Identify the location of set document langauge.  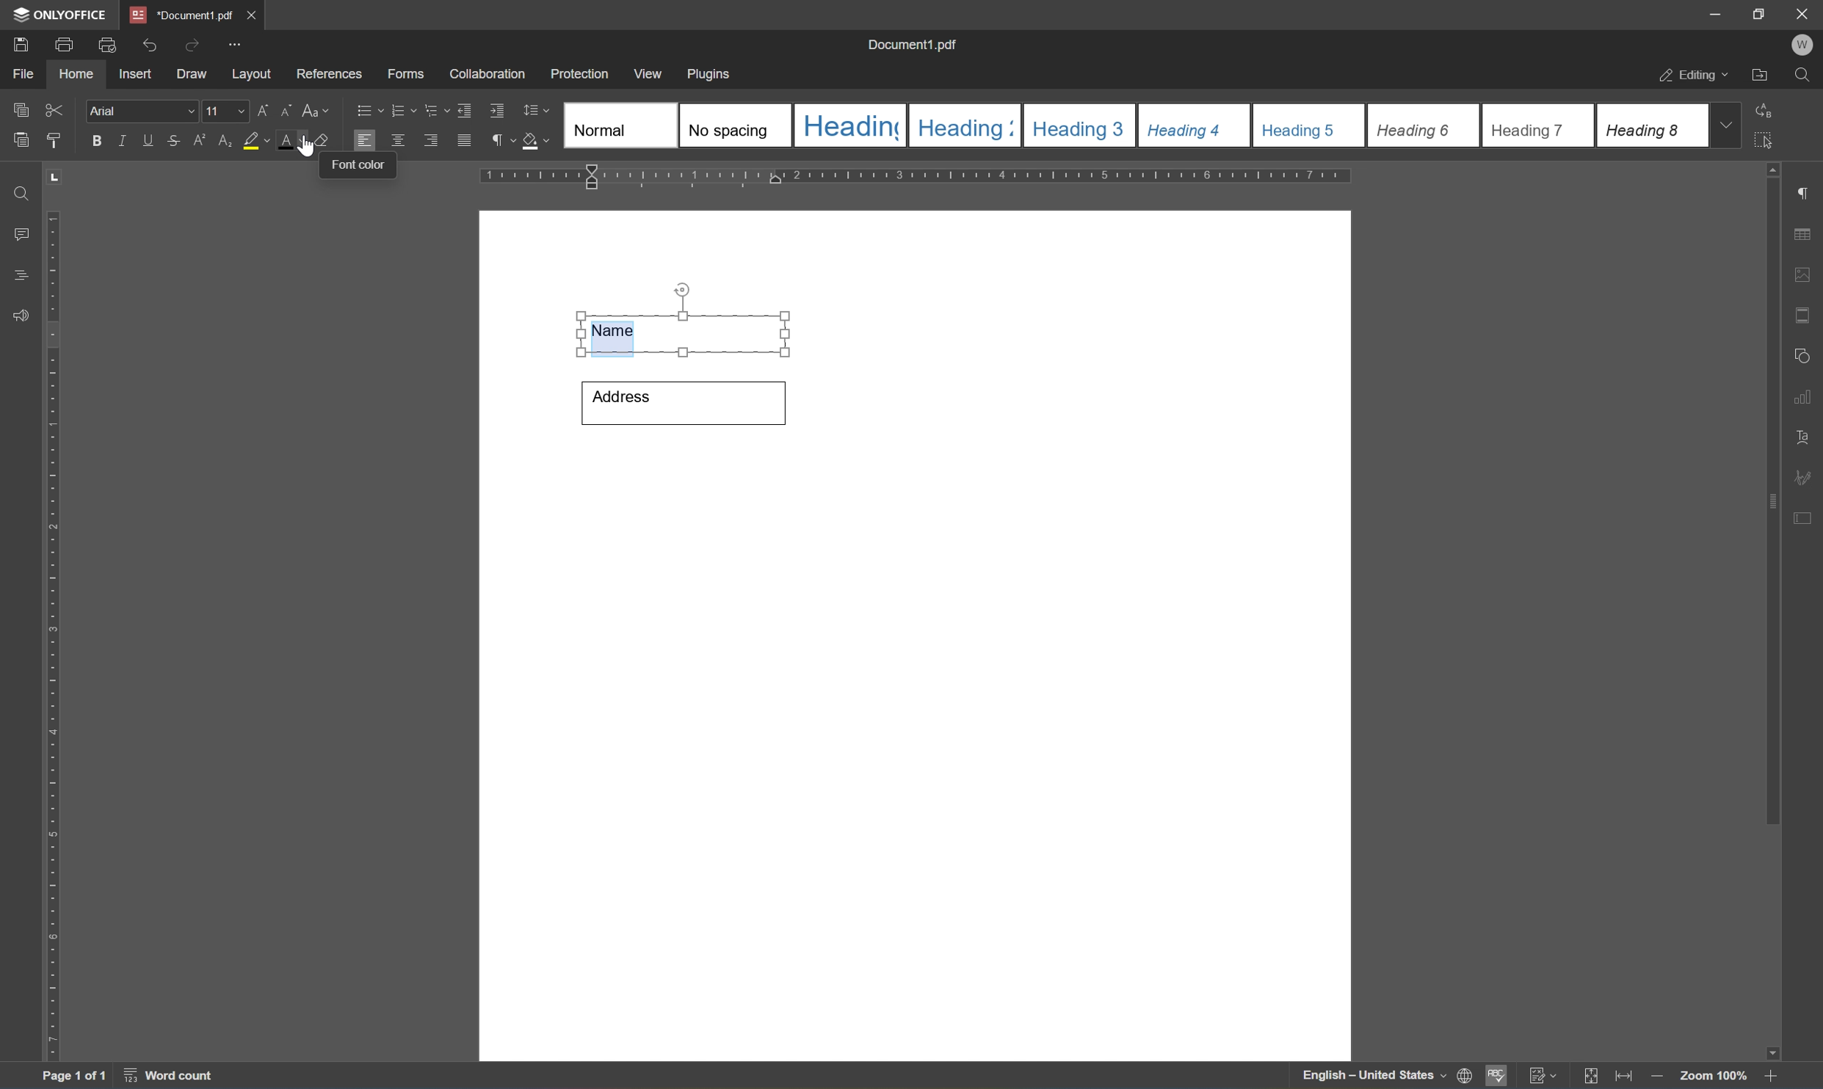
(1465, 1077).